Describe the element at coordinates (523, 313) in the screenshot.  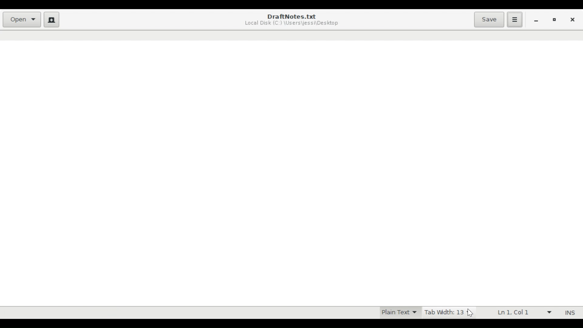
I see `Ln 1, Col 1` at that location.